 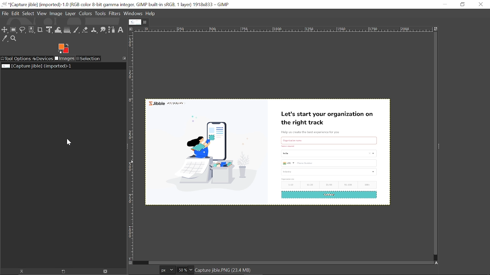 I want to click on Unit of the current image, so click(x=168, y=270).